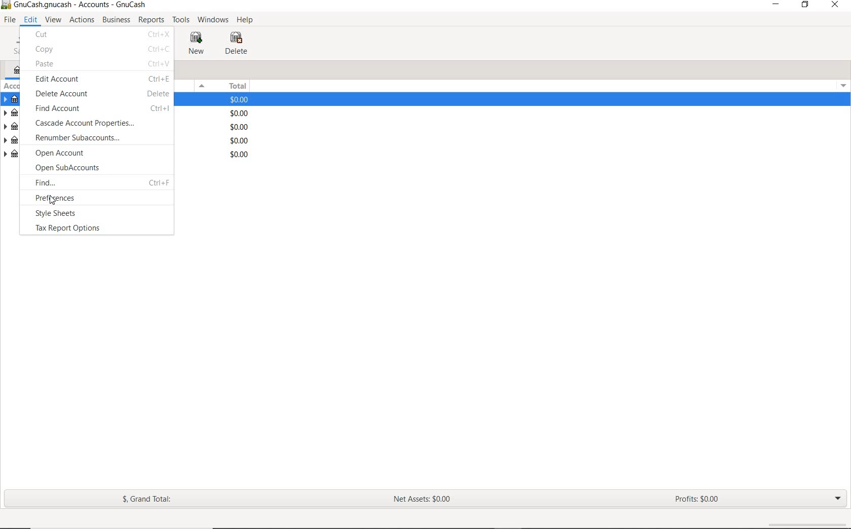 Image resolution: width=851 pixels, height=529 pixels. Describe the element at coordinates (242, 129) in the screenshot. I see `$0.00` at that location.